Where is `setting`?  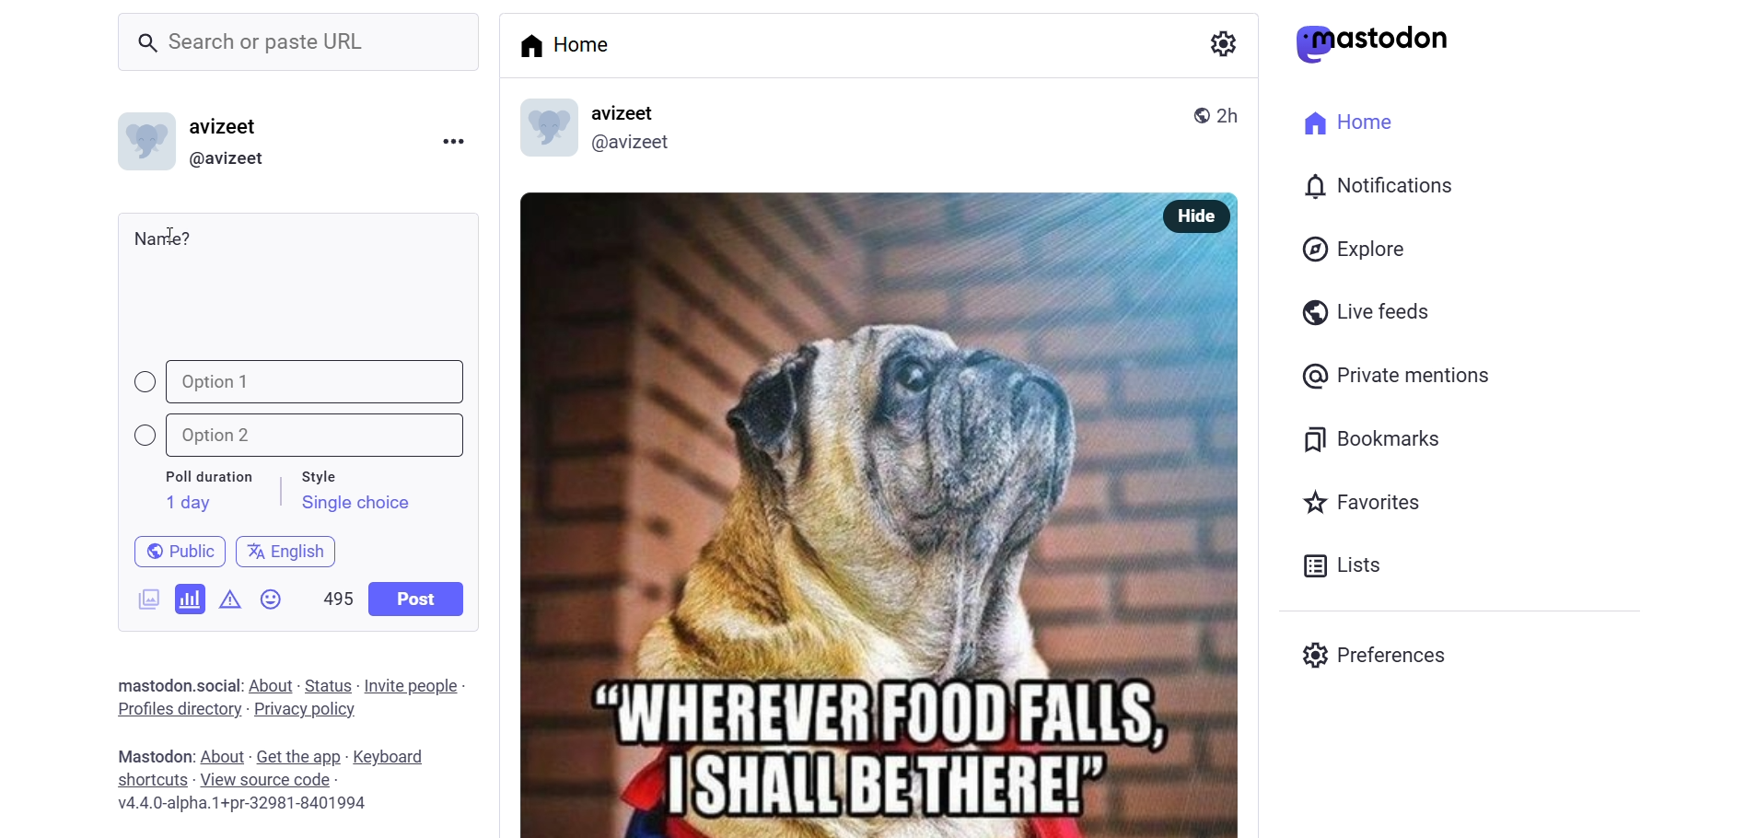
setting is located at coordinates (1220, 42).